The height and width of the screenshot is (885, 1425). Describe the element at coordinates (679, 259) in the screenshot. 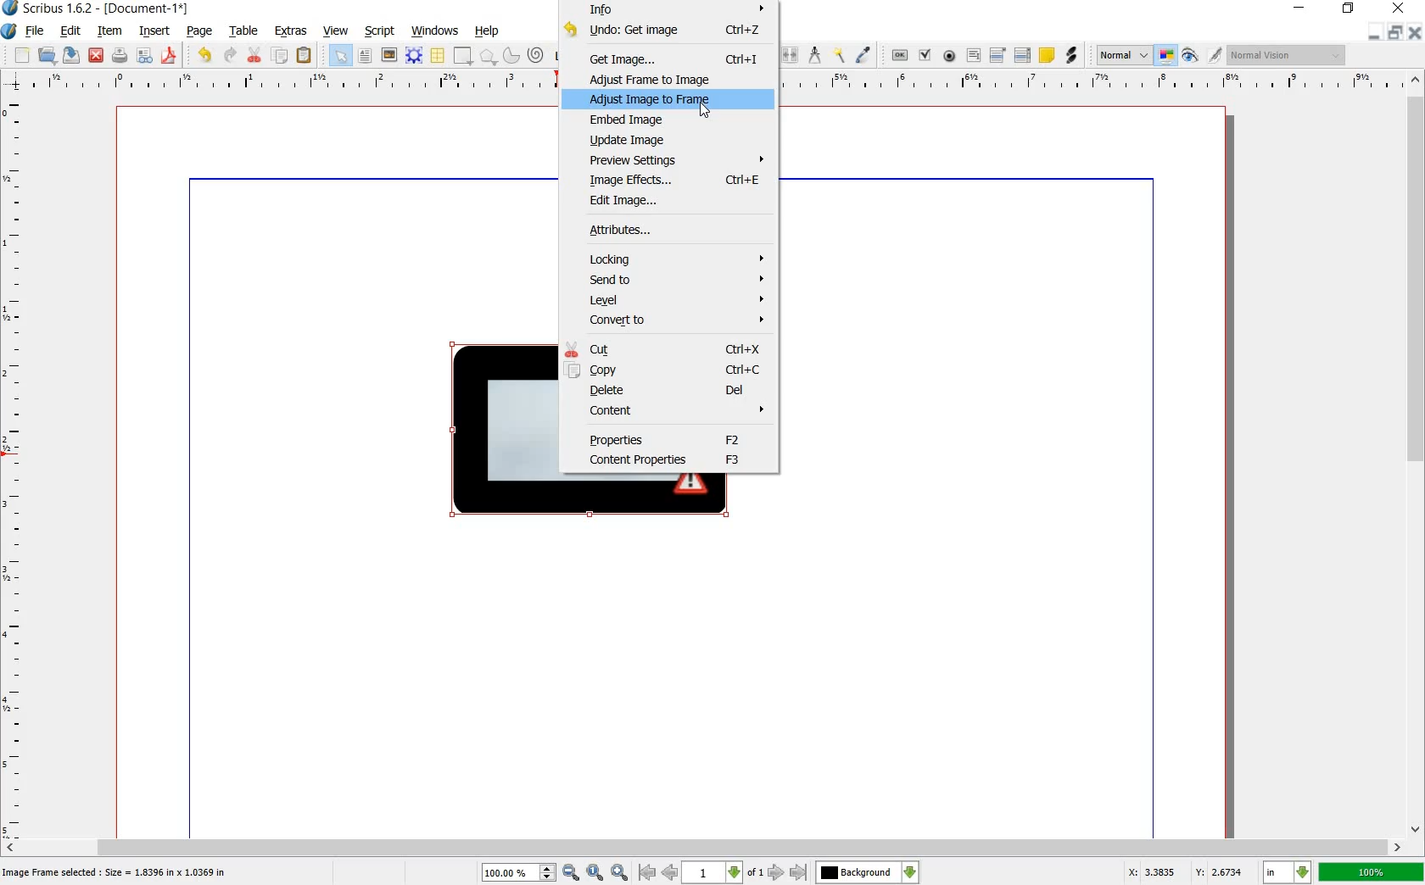

I see `locking` at that location.